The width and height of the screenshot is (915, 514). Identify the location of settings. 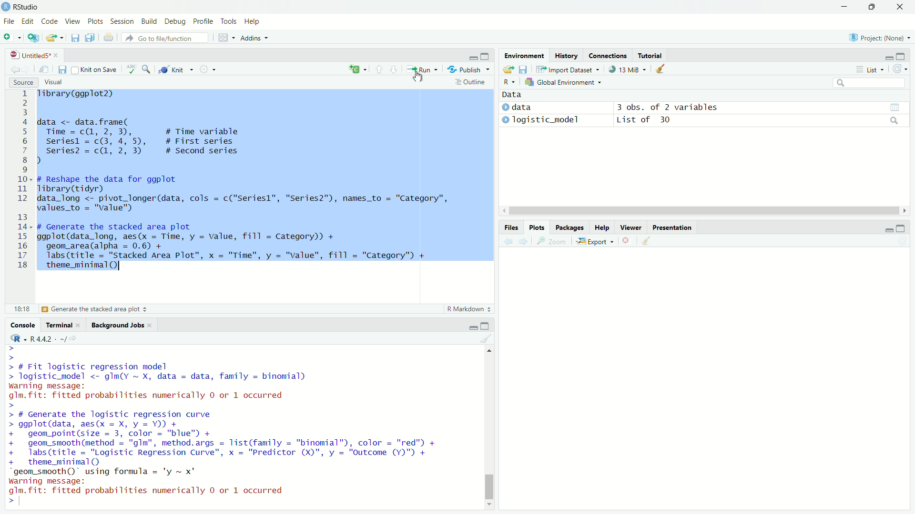
(210, 69).